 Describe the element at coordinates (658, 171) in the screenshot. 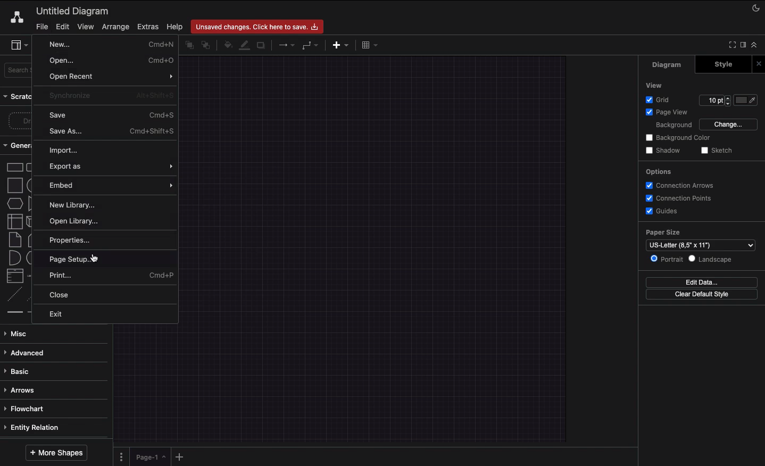

I see `Options` at that location.